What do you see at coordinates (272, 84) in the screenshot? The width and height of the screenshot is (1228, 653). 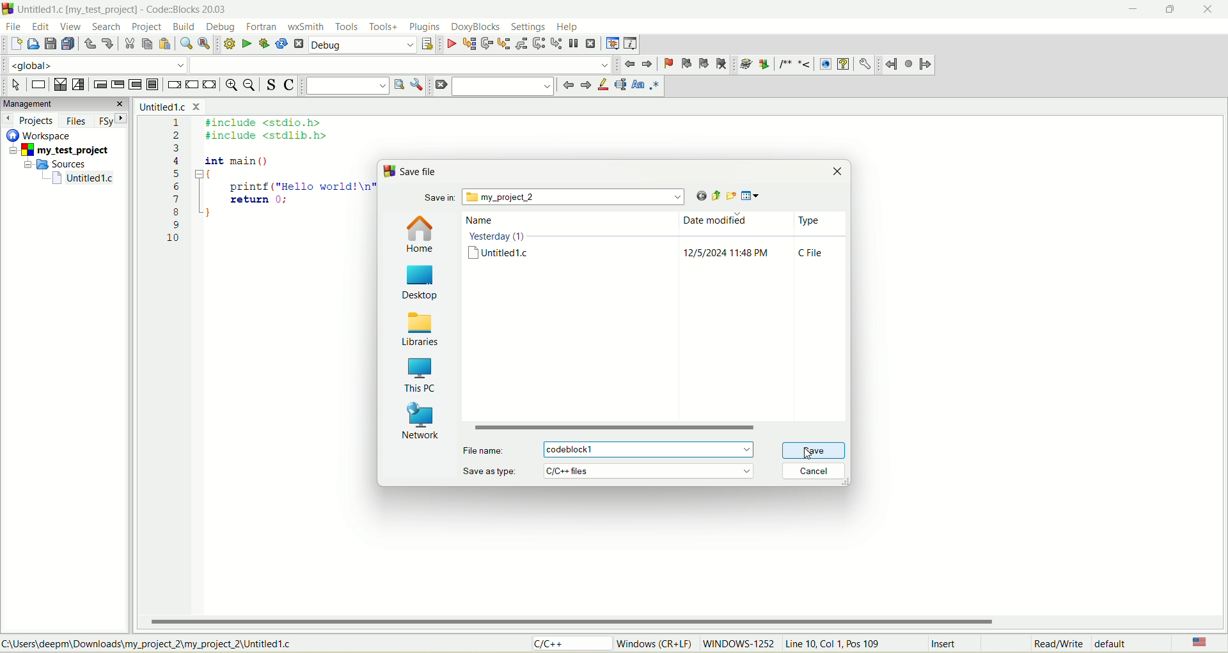 I see `toggle source` at bounding box center [272, 84].